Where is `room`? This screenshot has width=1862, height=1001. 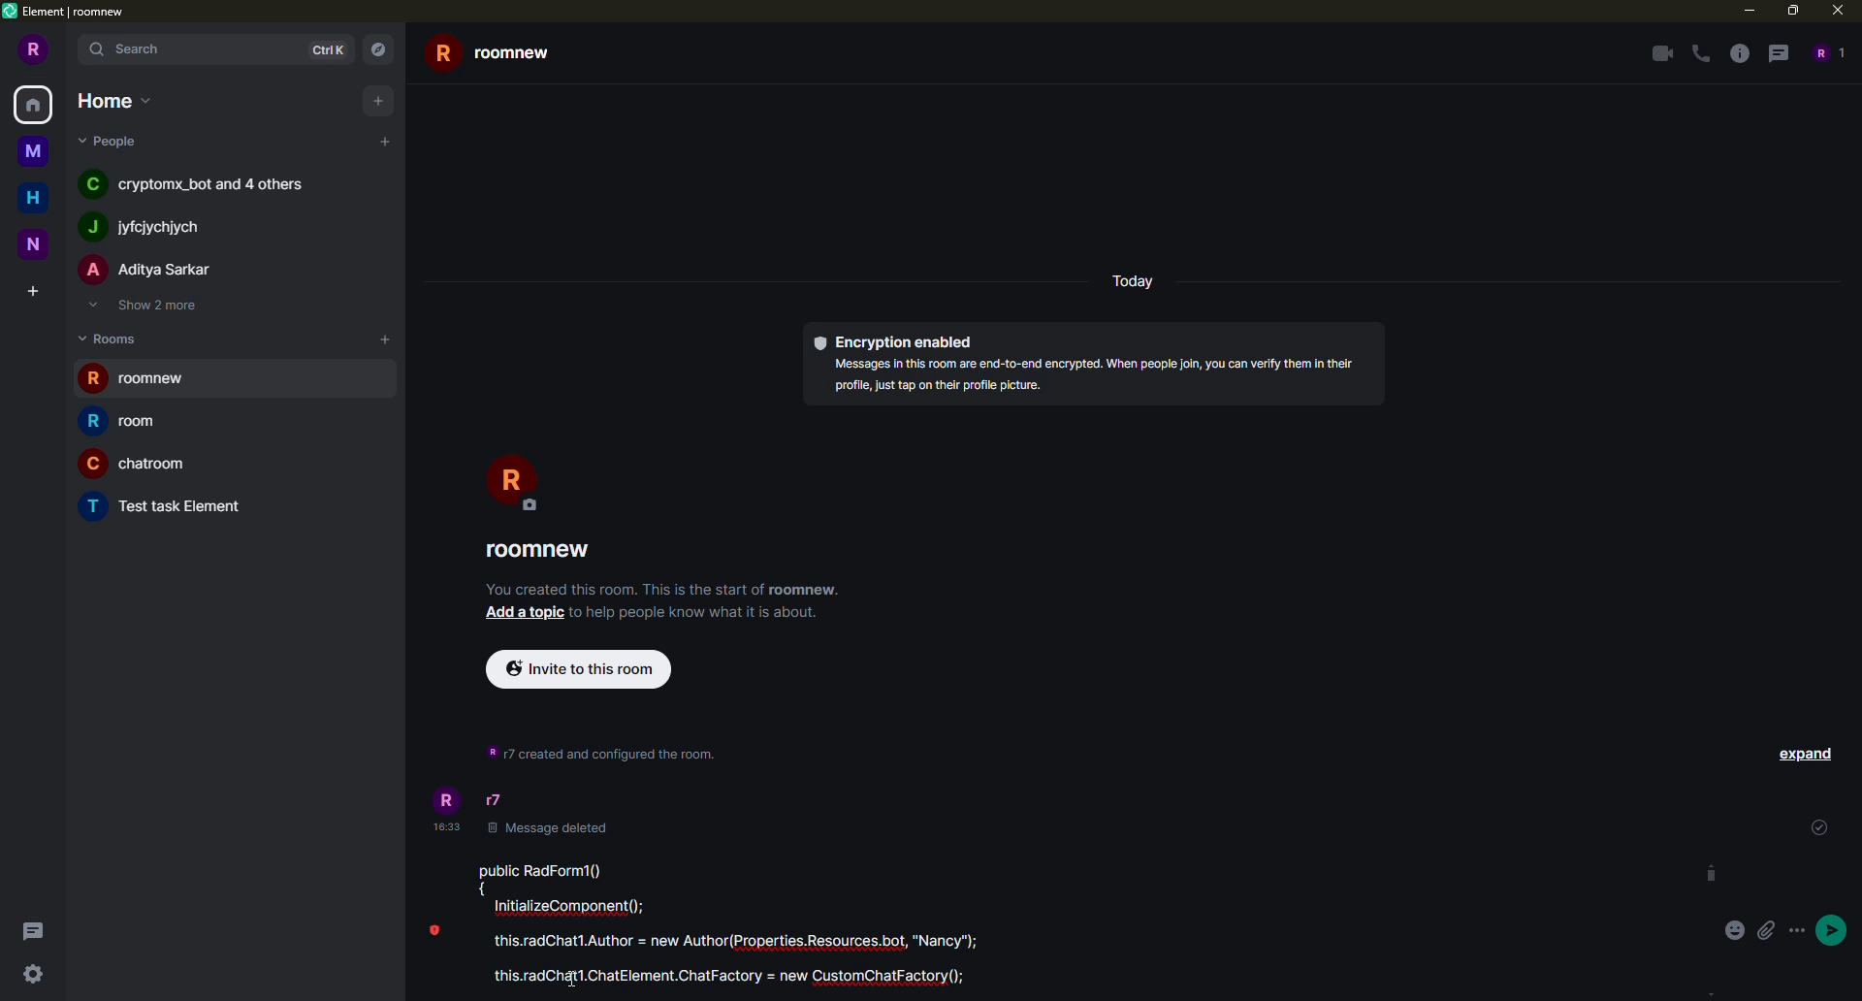
room is located at coordinates (136, 420).